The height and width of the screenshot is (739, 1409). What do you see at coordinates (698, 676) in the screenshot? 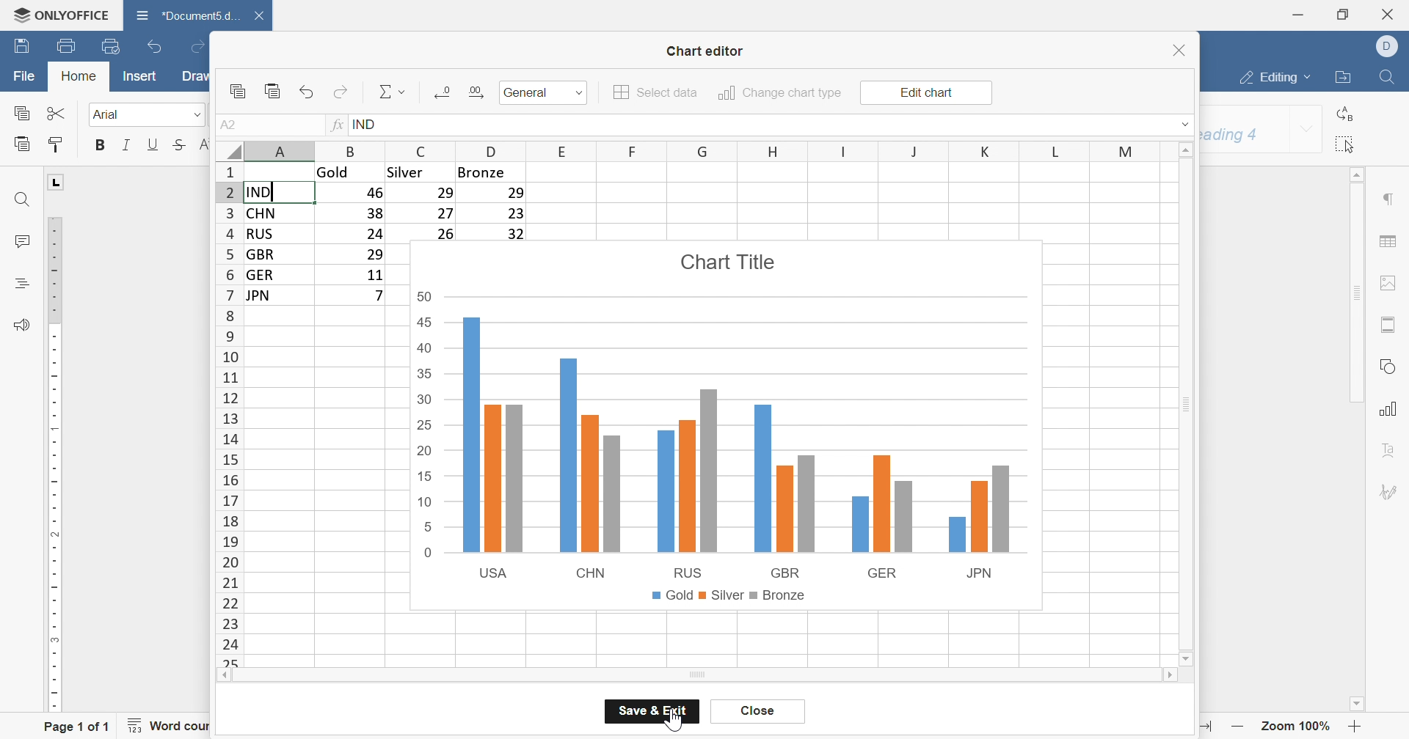
I see `scroll bar` at bounding box center [698, 676].